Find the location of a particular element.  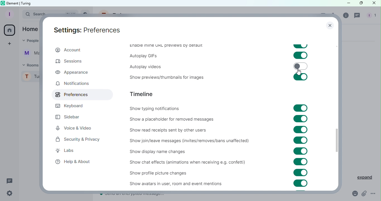

Show typing notifications is located at coordinates (159, 109).